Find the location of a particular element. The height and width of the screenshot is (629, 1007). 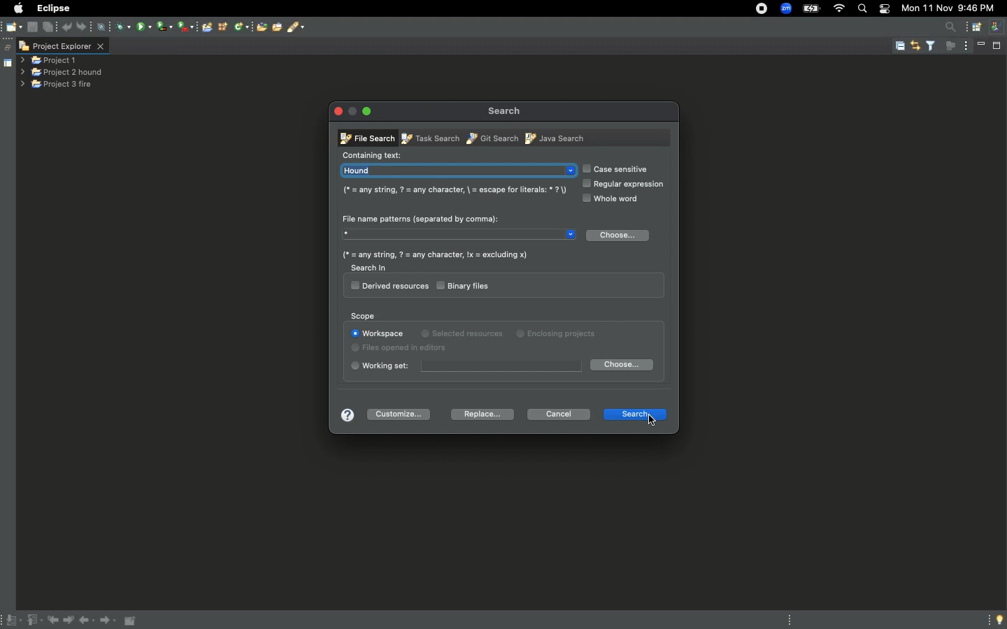

Close is located at coordinates (337, 110).